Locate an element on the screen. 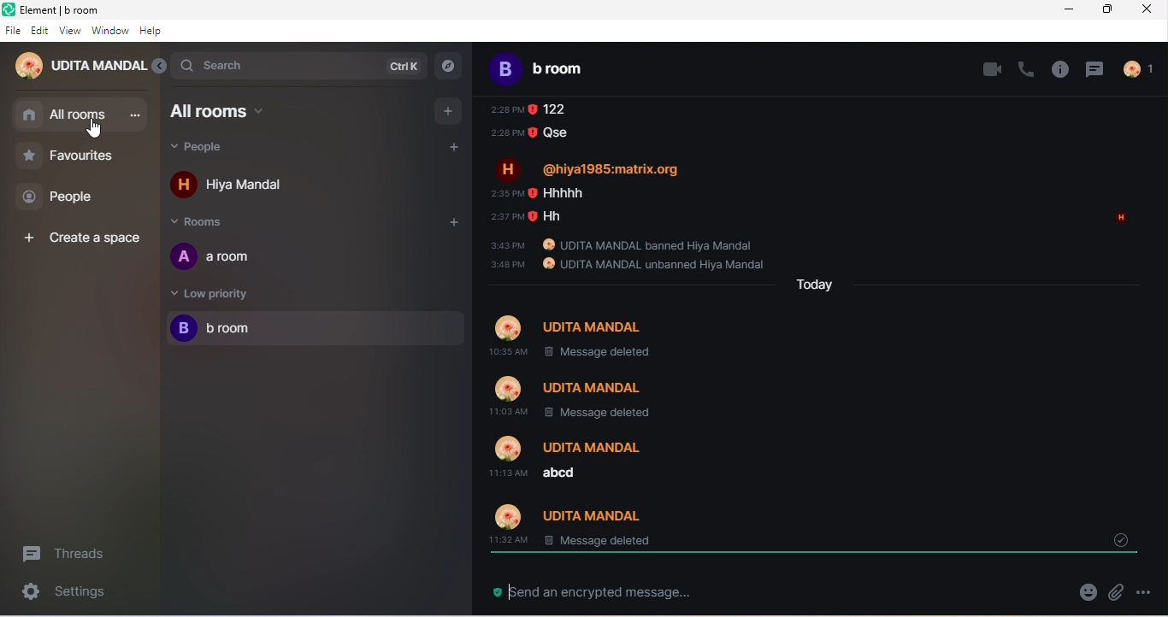  search is located at coordinates (300, 66).